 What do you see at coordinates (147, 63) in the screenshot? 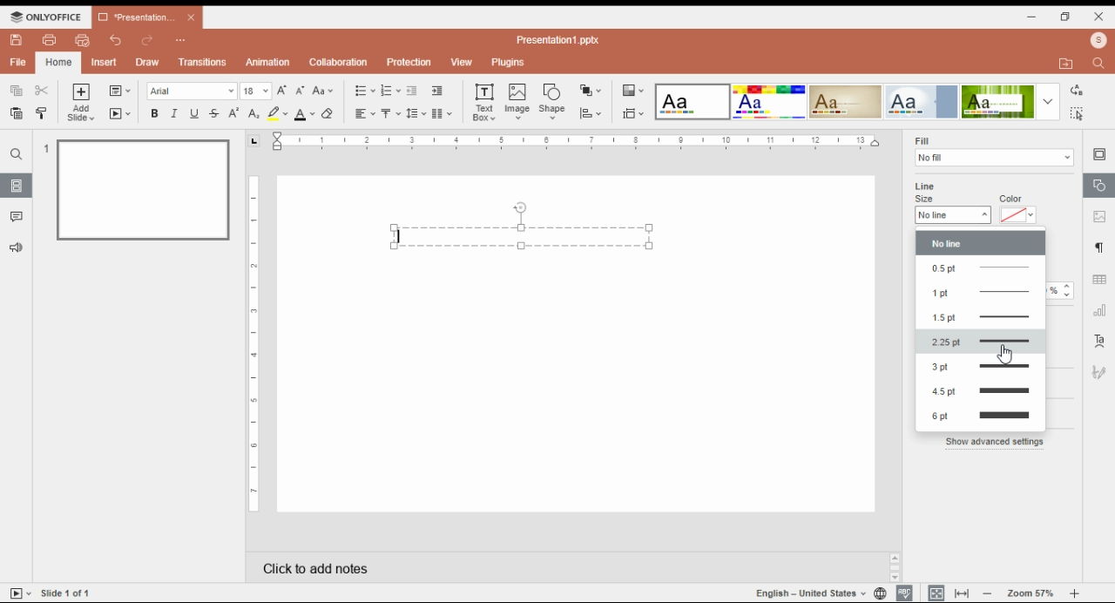
I see `draw` at bounding box center [147, 63].